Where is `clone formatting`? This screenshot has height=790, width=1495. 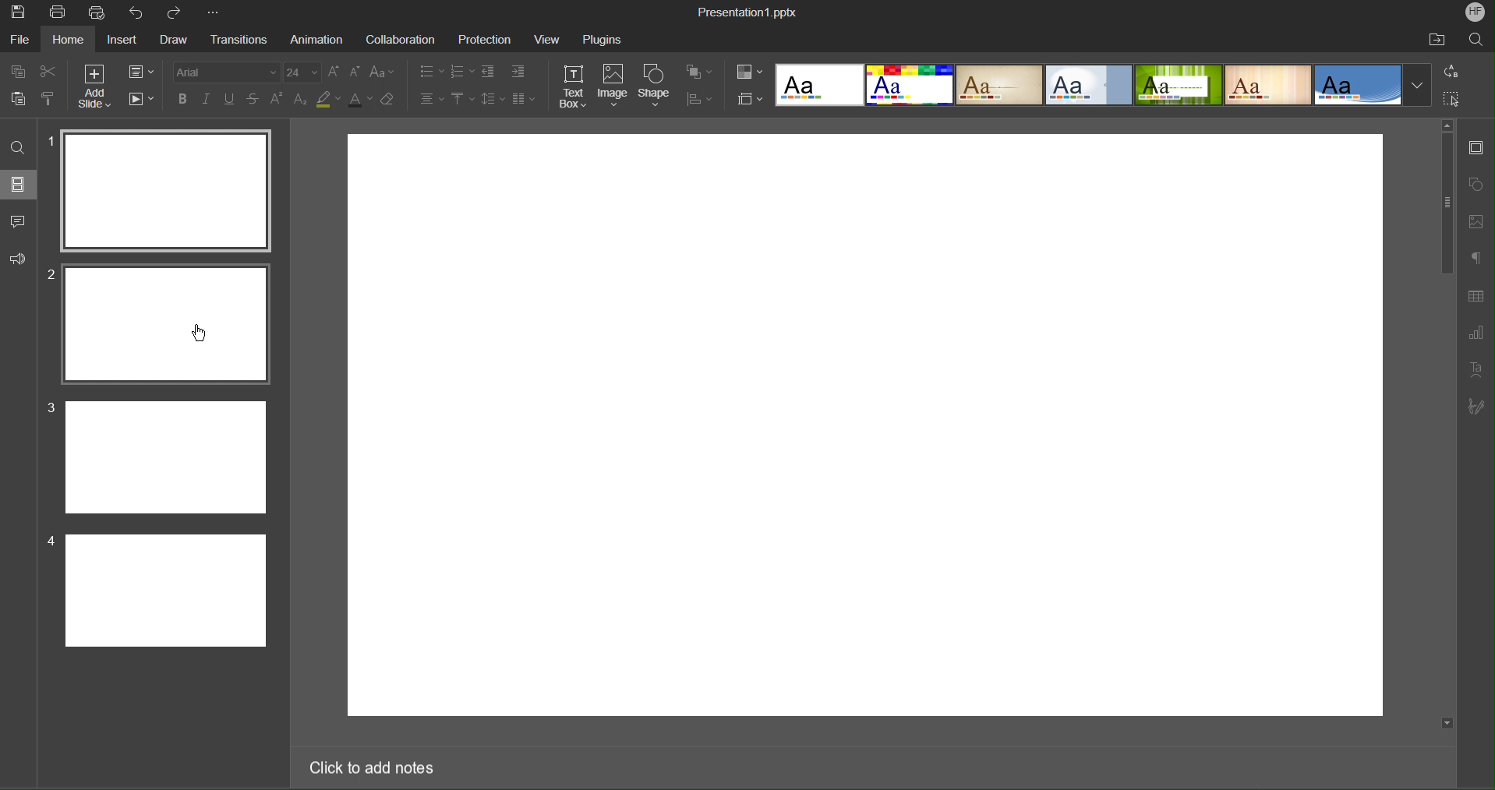
clone formatting is located at coordinates (51, 99).